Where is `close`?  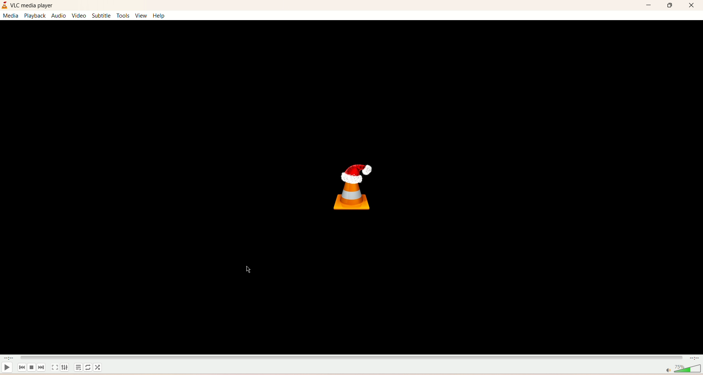
close is located at coordinates (691, 5).